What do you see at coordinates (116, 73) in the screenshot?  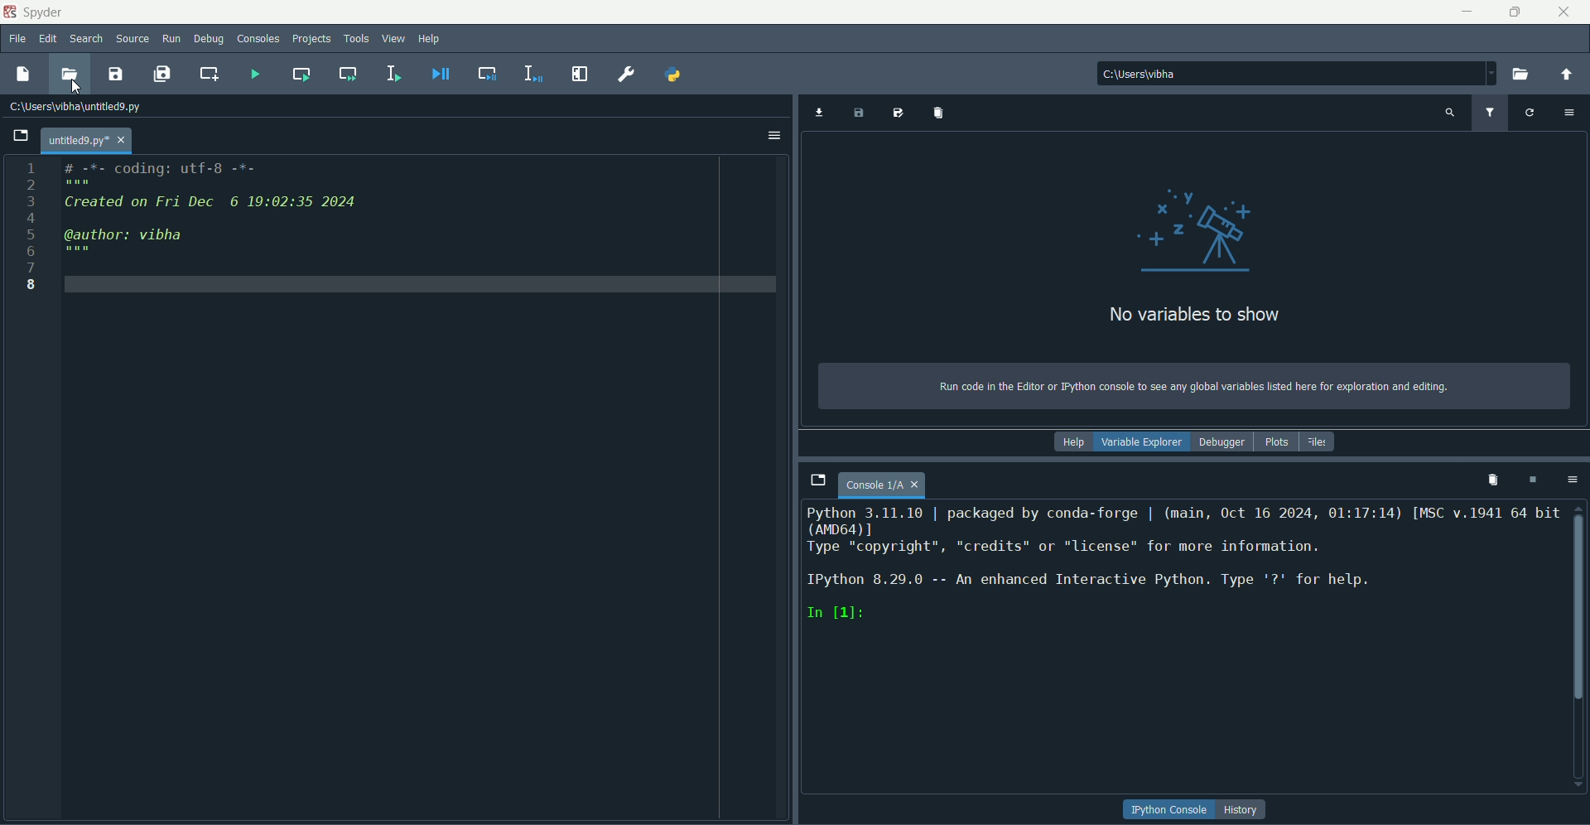 I see `save` at bounding box center [116, 73].